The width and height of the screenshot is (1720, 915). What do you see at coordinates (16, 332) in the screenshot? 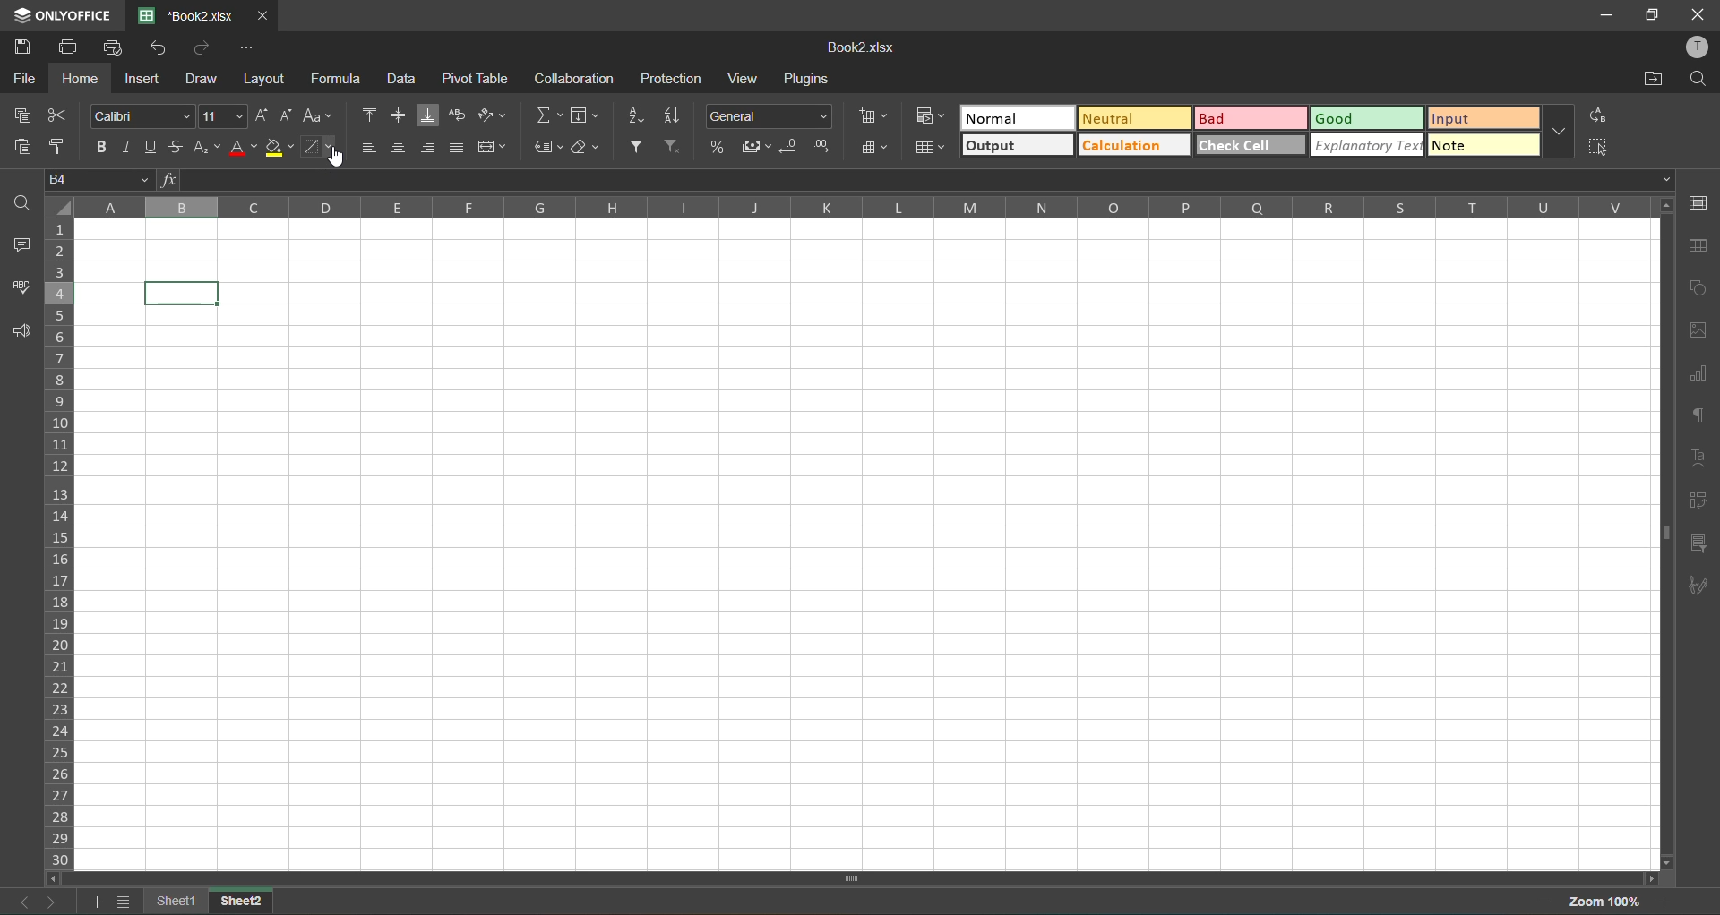
I see `feedback` at bounding box center [16, 332].